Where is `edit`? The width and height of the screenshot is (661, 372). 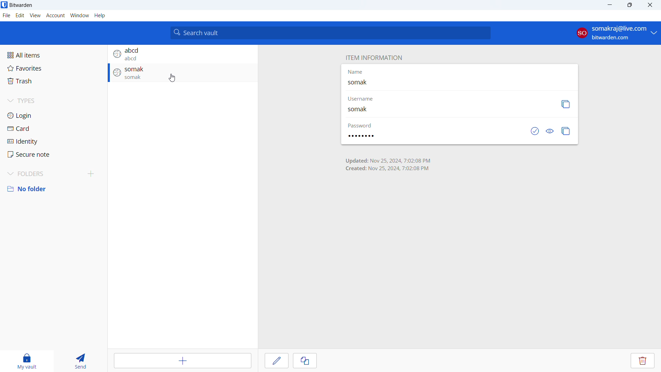 edit is located at coordinates (276, 361).